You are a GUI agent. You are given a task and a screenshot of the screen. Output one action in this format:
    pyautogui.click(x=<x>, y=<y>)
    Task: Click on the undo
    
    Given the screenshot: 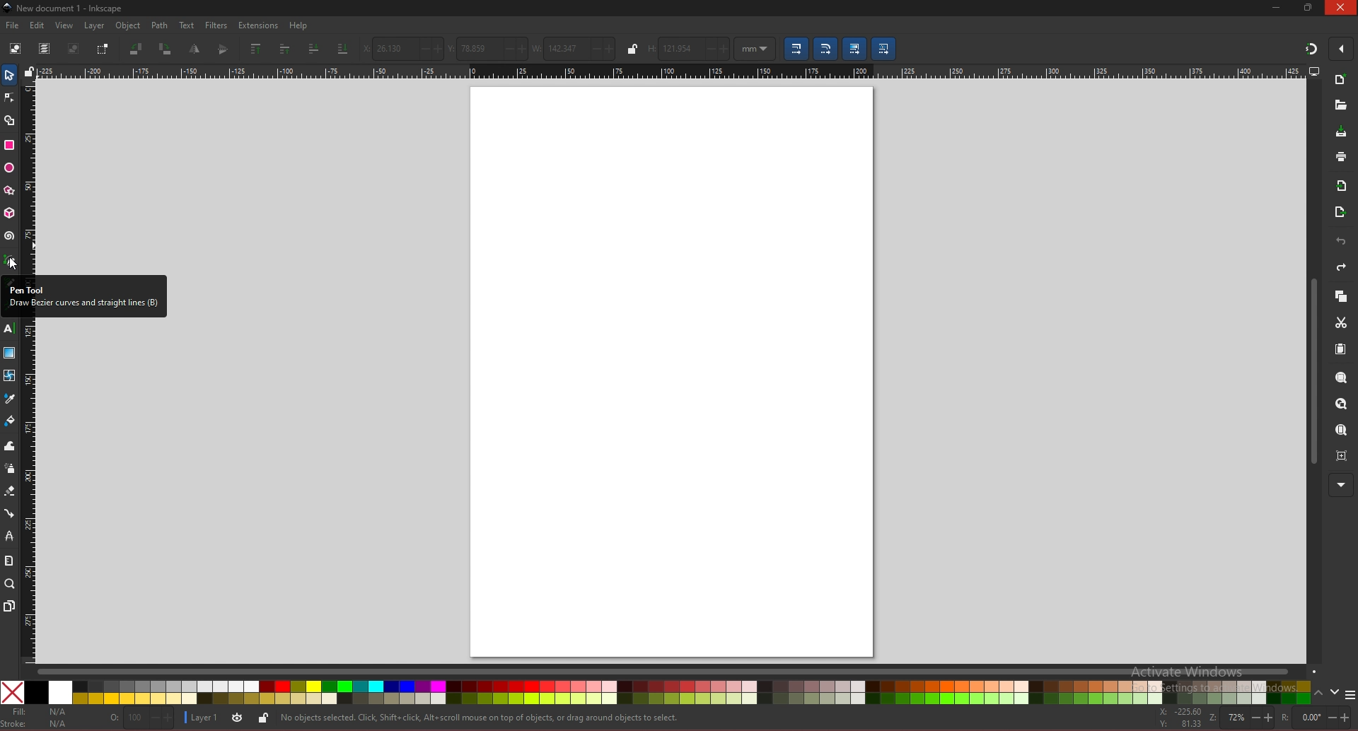 What is the action you would take?
    pyautogui.click(x=1341, y=242)
    